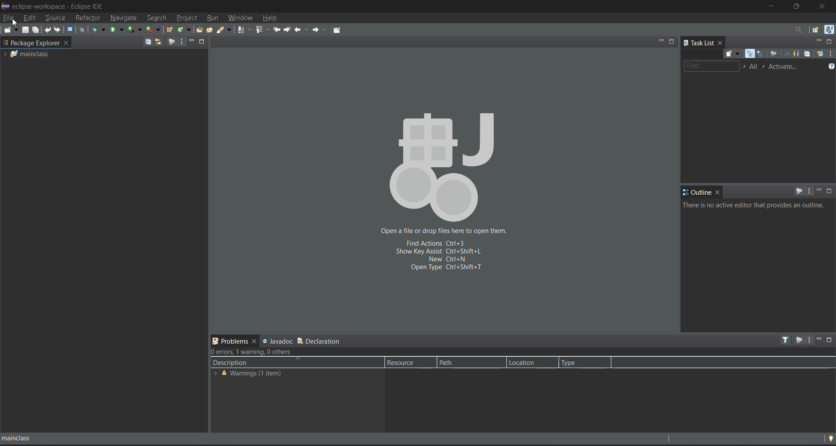 This screenshot has width=836, height=446. What do you see at coordinates (30, 17) in the screenshot?
I see `edit` at bounding box center [30, 17].